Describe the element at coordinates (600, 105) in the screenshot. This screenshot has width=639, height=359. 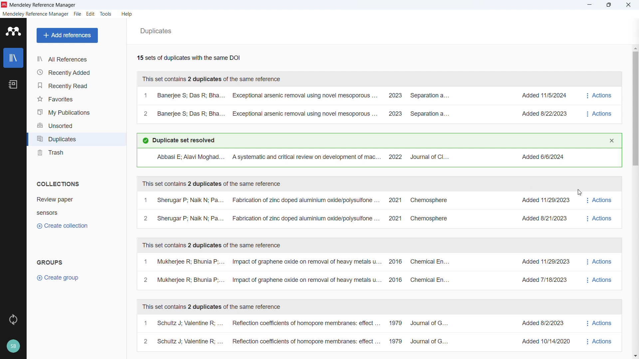
I see `Actions ` at that location.